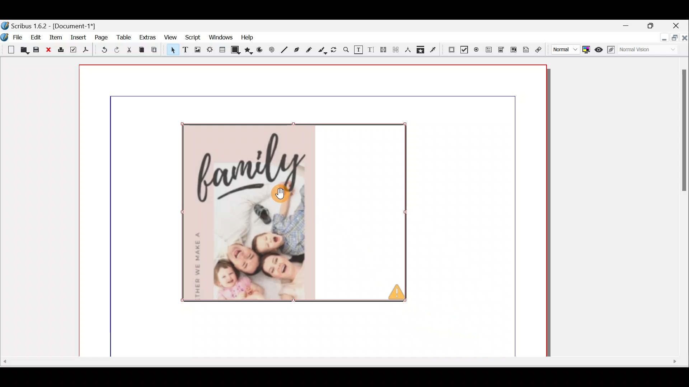 This screenshot has height=387, width=689. I want to click on Script , so click(195, 38).